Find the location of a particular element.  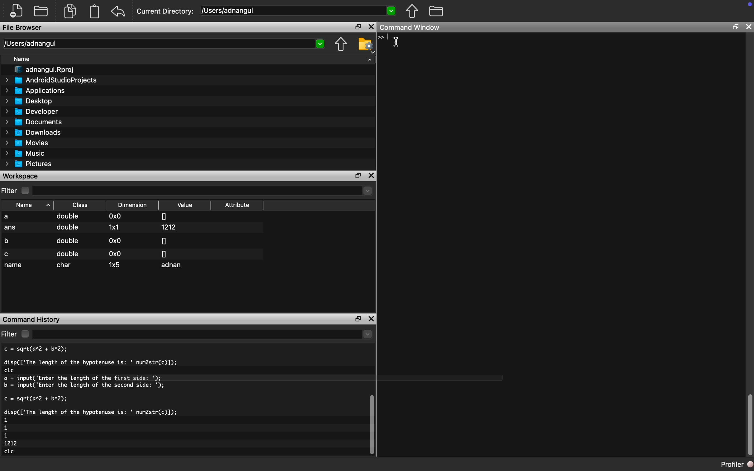

0 is located at coordinates (164, 216).